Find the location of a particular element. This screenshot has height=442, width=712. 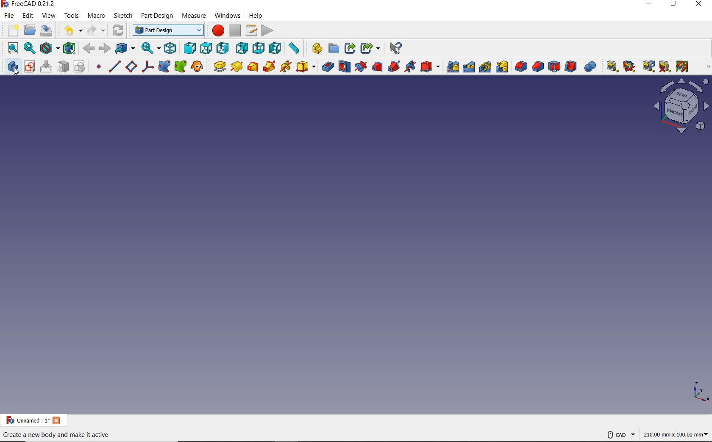

POLLARPATTERN is located at coordinates (485, 66).